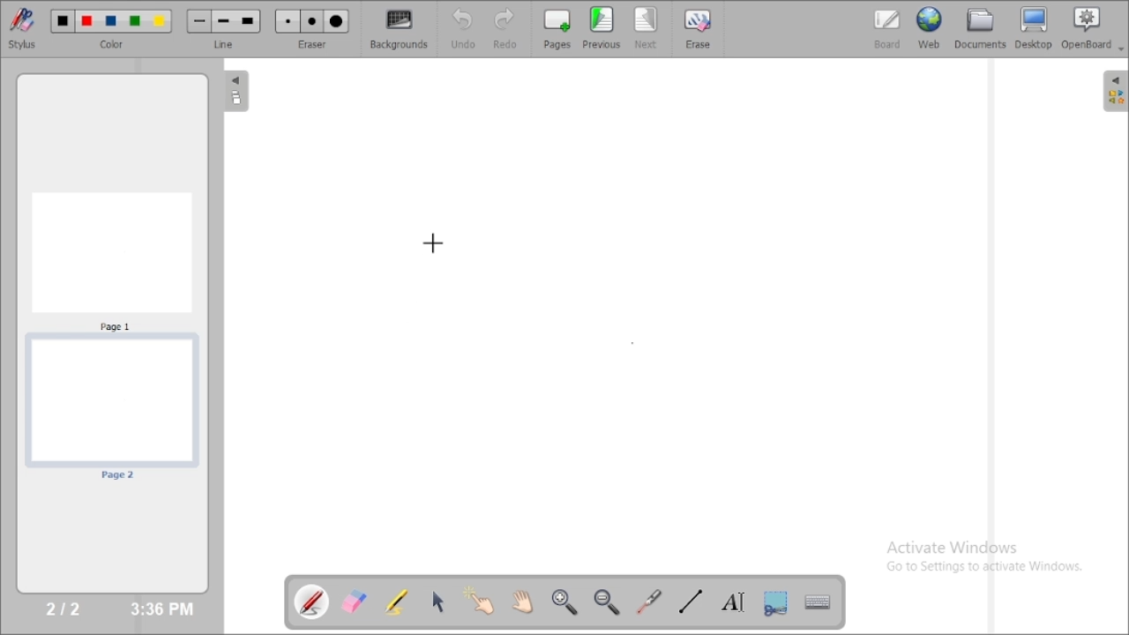 The image size is (1129, 635). I want to click on Medium eraser, so click(312, 22).